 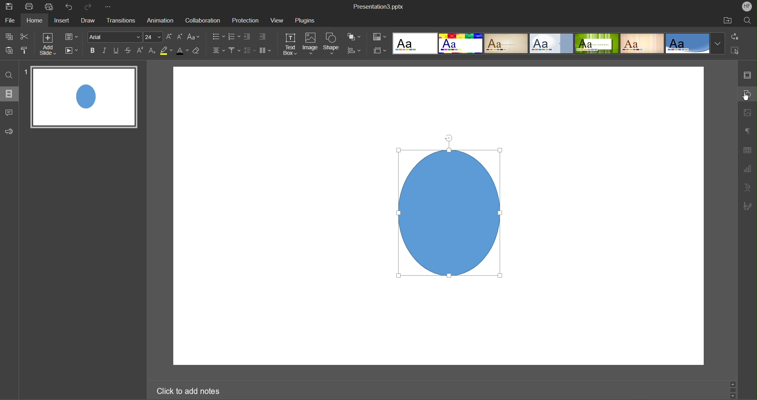 What do you see at coordinates (380, 50) in the screenshot?
I see `Slide Size` at bounding box center [380, 50].